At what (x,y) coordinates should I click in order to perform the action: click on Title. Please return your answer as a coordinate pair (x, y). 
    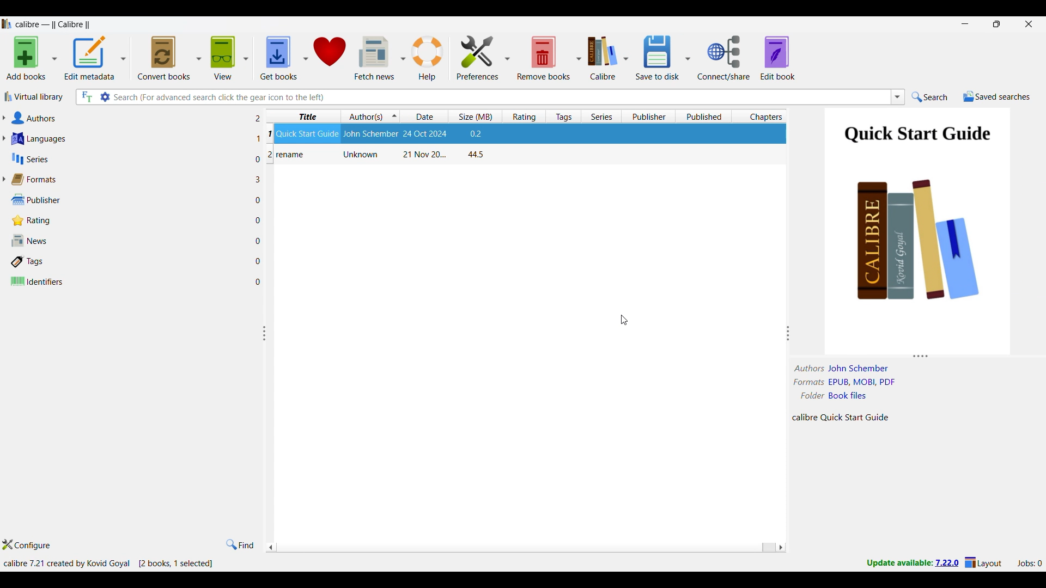
    Looking at the image, I should click on (292, 155).